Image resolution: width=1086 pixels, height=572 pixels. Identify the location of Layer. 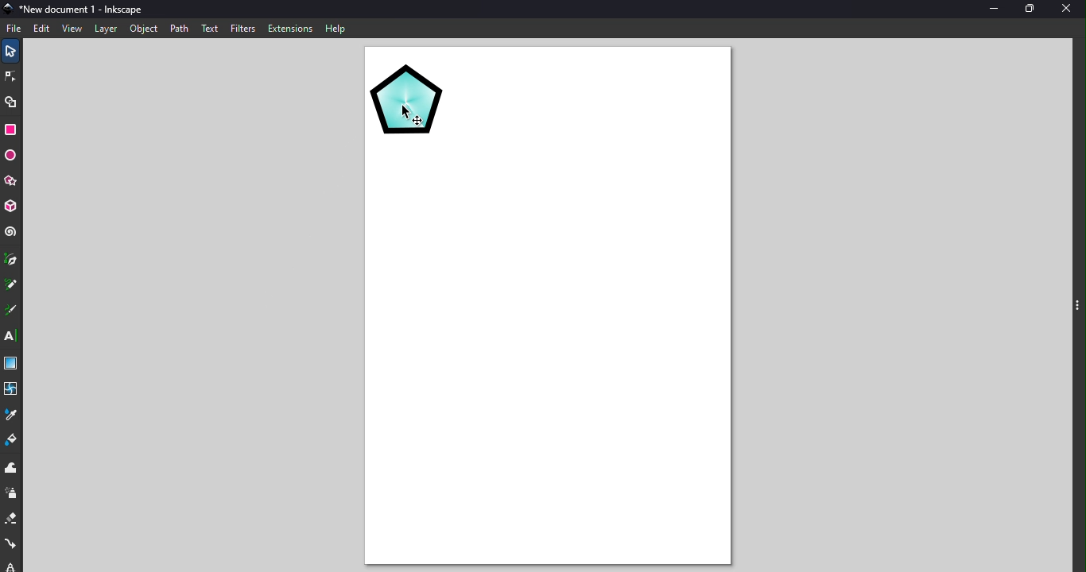
(105, 28).